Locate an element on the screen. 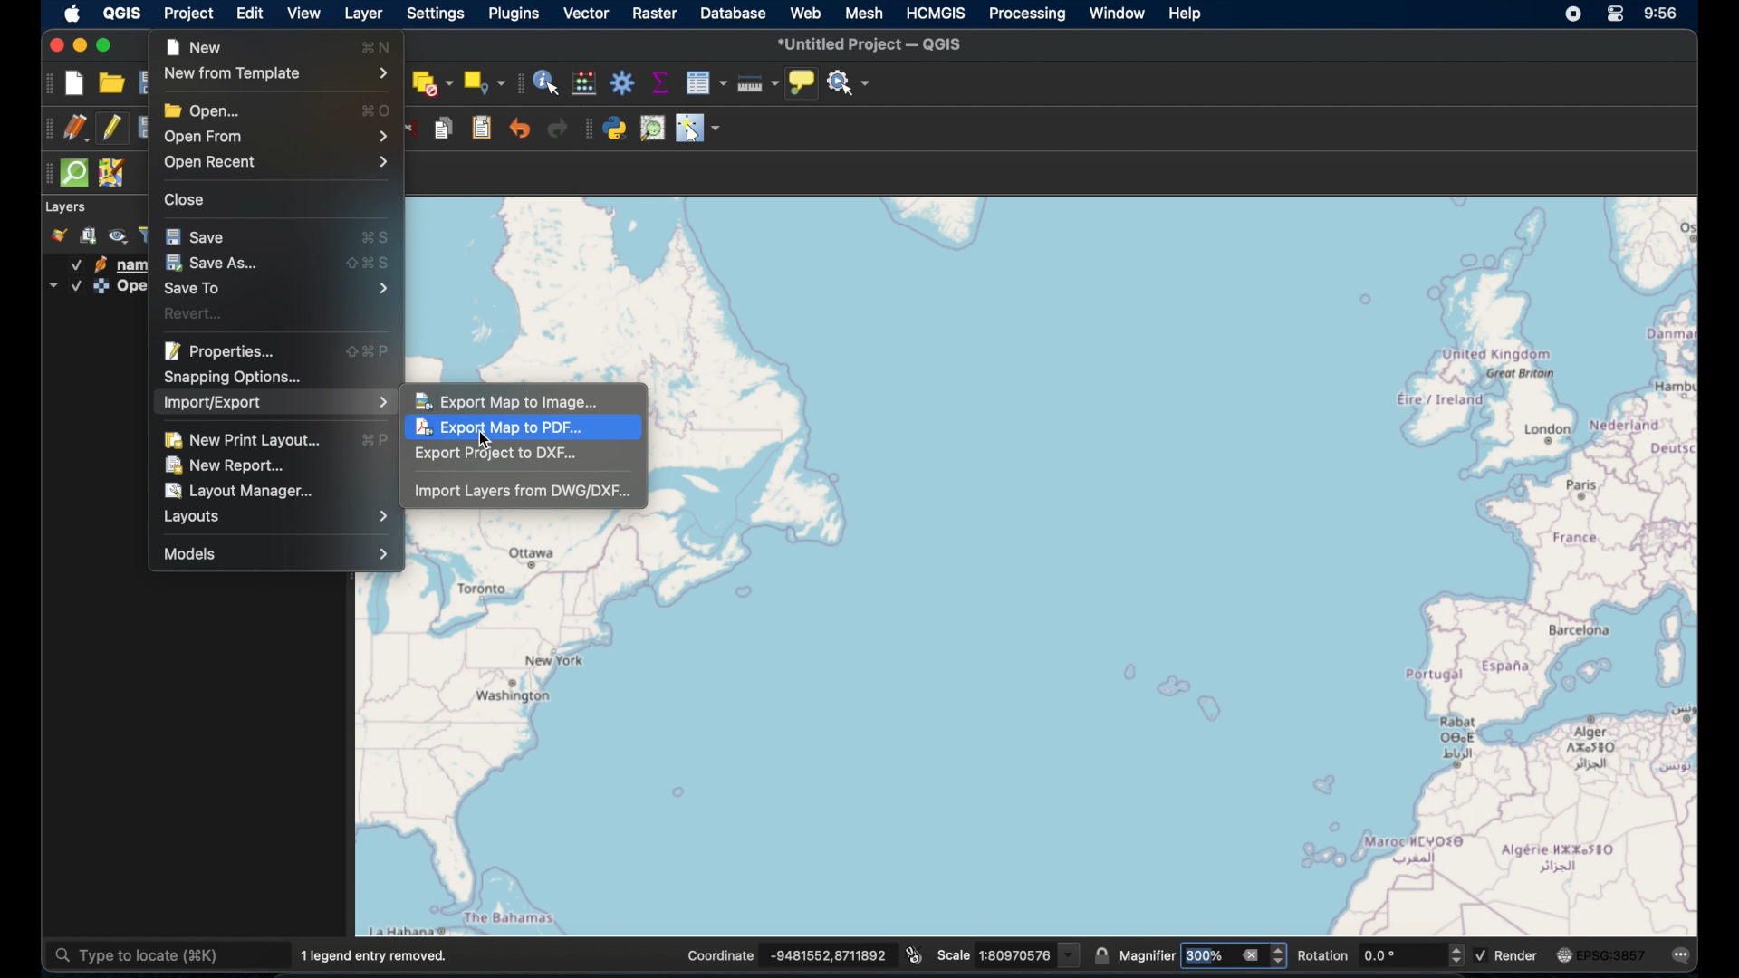  view is located at coordinates (301, 13).